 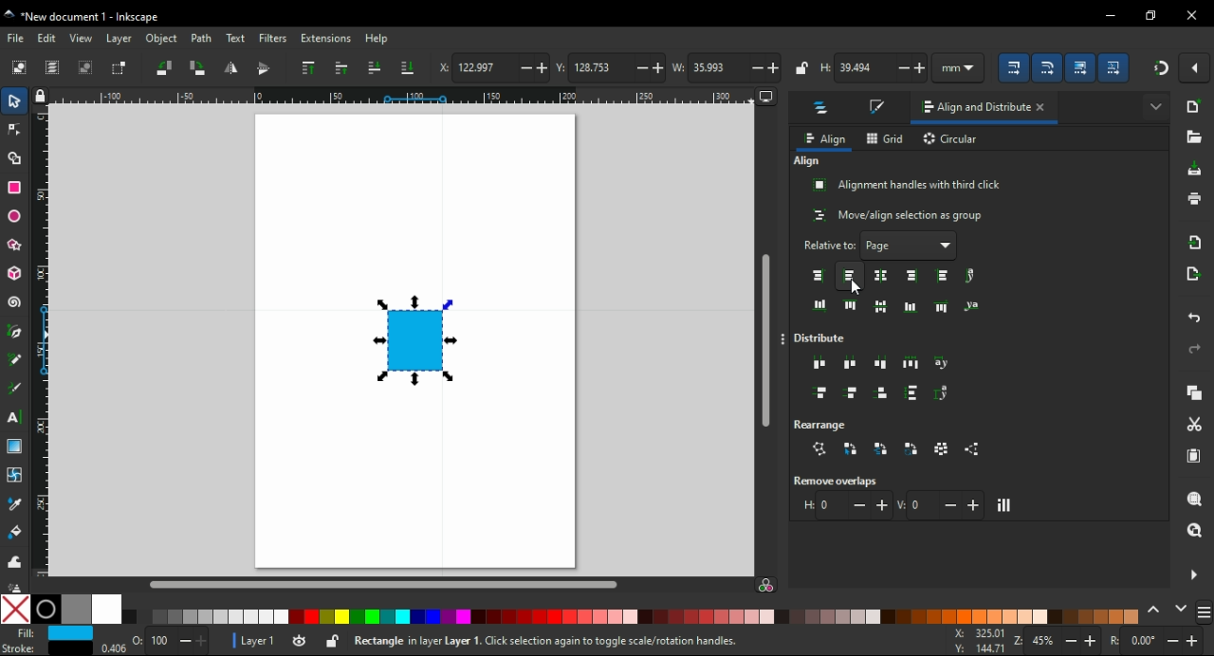 I want to click on extensions, so click(x=327, y=39).